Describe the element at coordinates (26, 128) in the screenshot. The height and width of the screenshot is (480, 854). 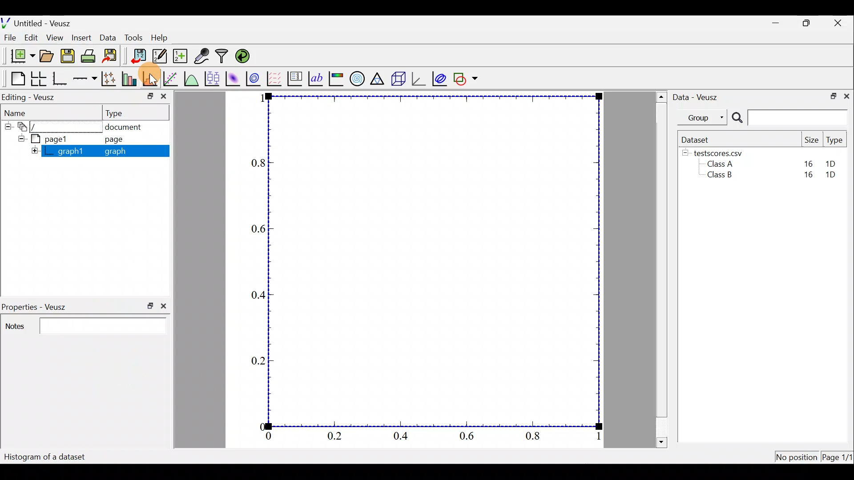
I see `document widget` at that location.